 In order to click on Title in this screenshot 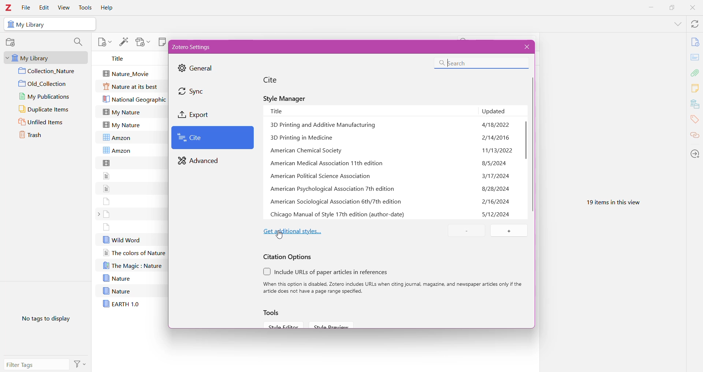, I will do `click(371, 110)`.